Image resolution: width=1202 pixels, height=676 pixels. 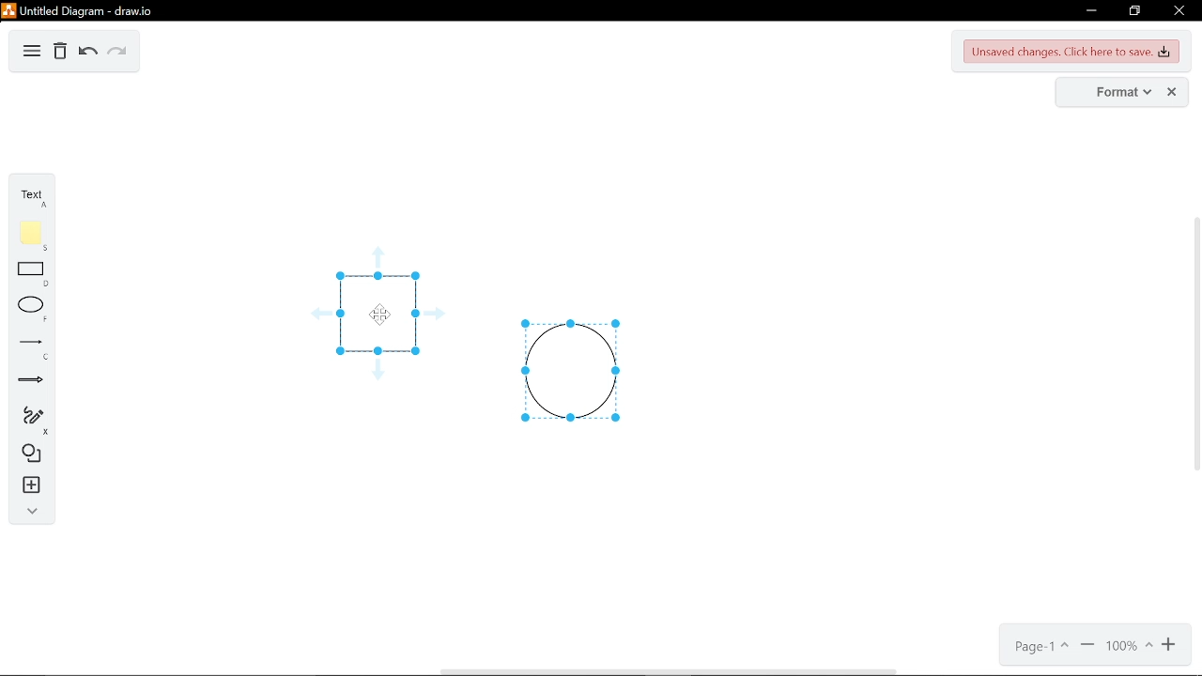 I want to click on ellipse, so click(x=28, y=312).